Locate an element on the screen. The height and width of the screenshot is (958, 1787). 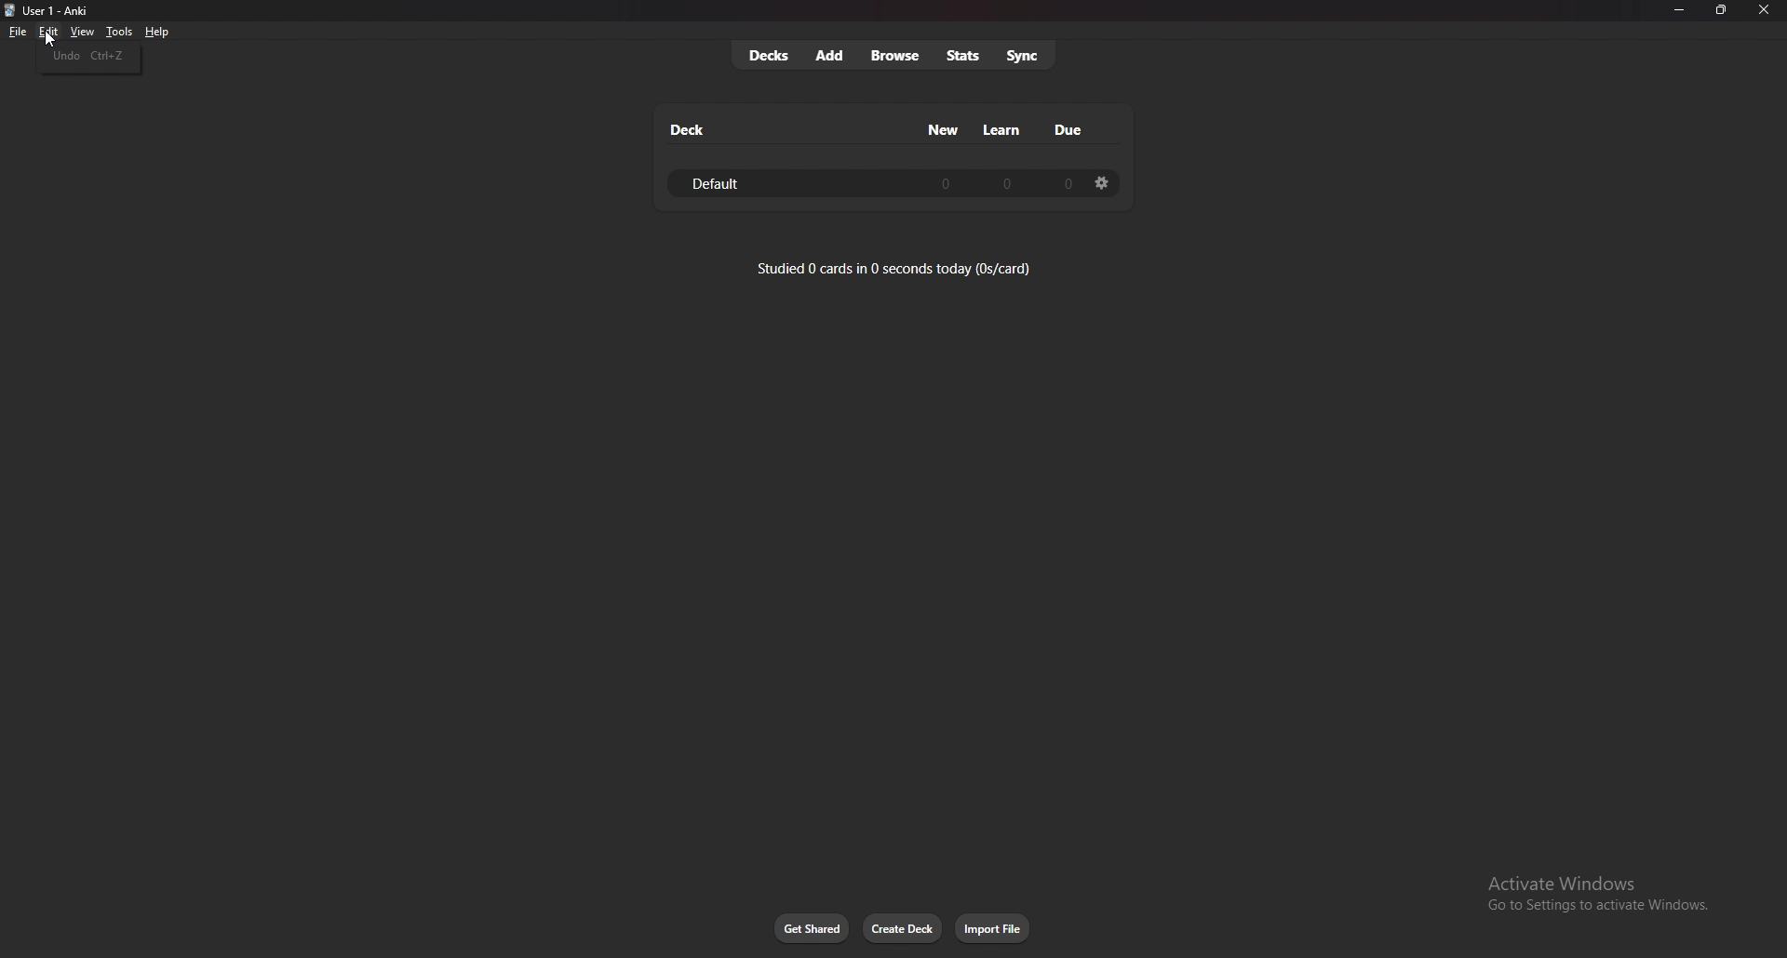
decks is located at coordinates (770, 54).